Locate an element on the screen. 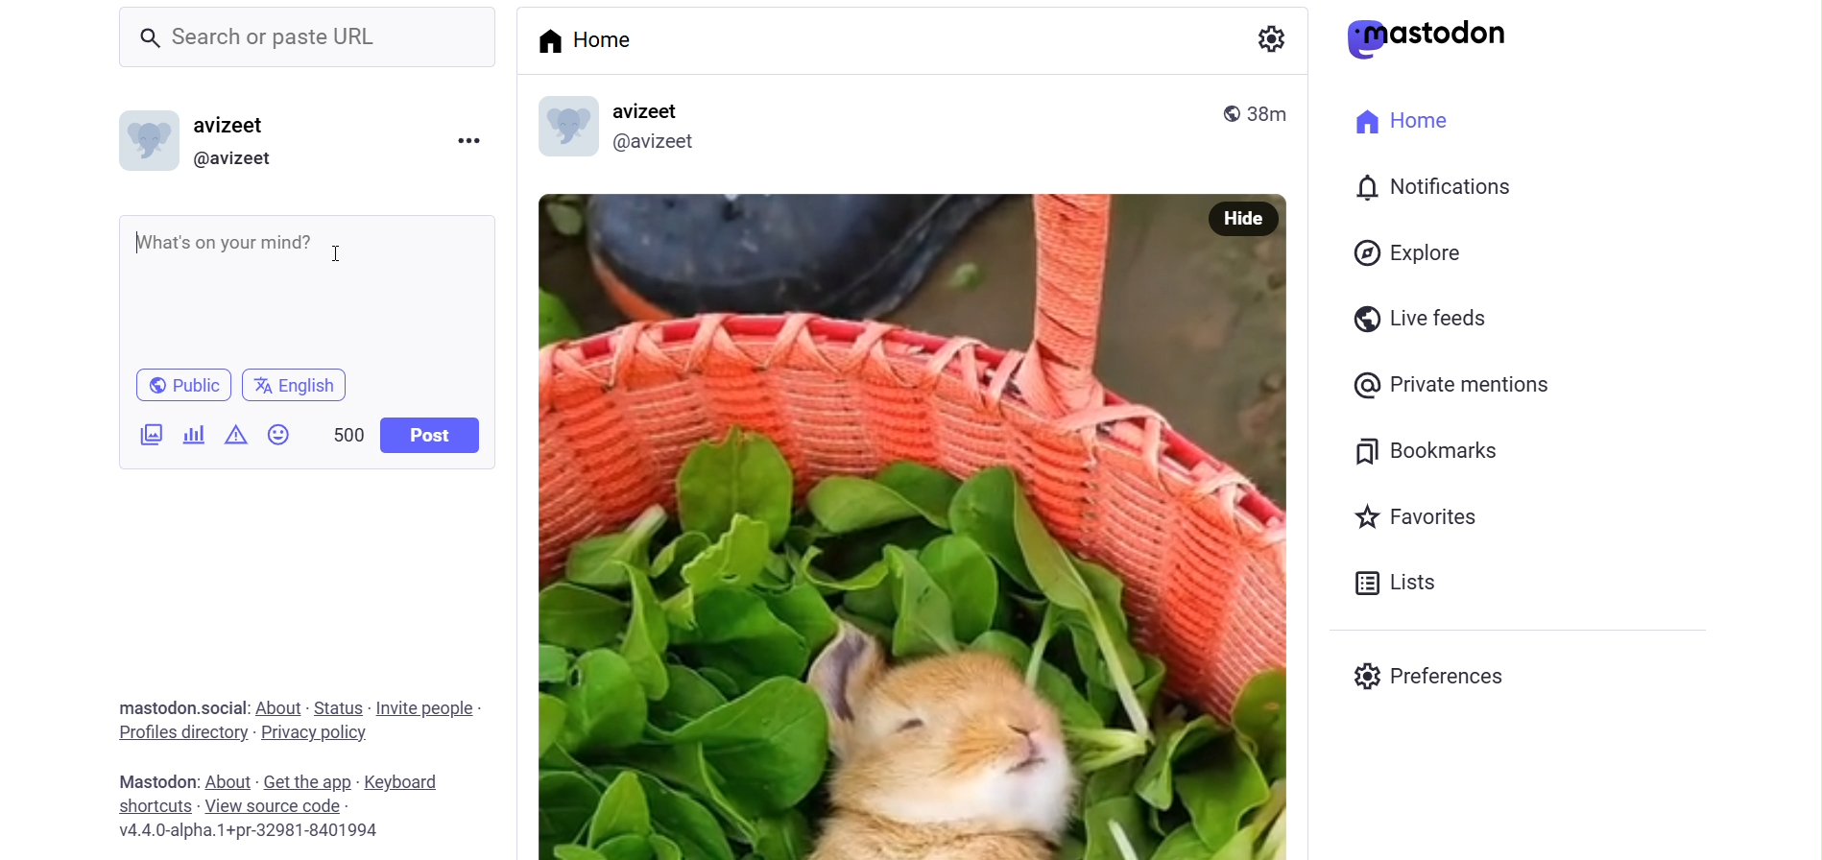 This screenshot has height=860, width=1822. menu is located at coordinates (467, 142).